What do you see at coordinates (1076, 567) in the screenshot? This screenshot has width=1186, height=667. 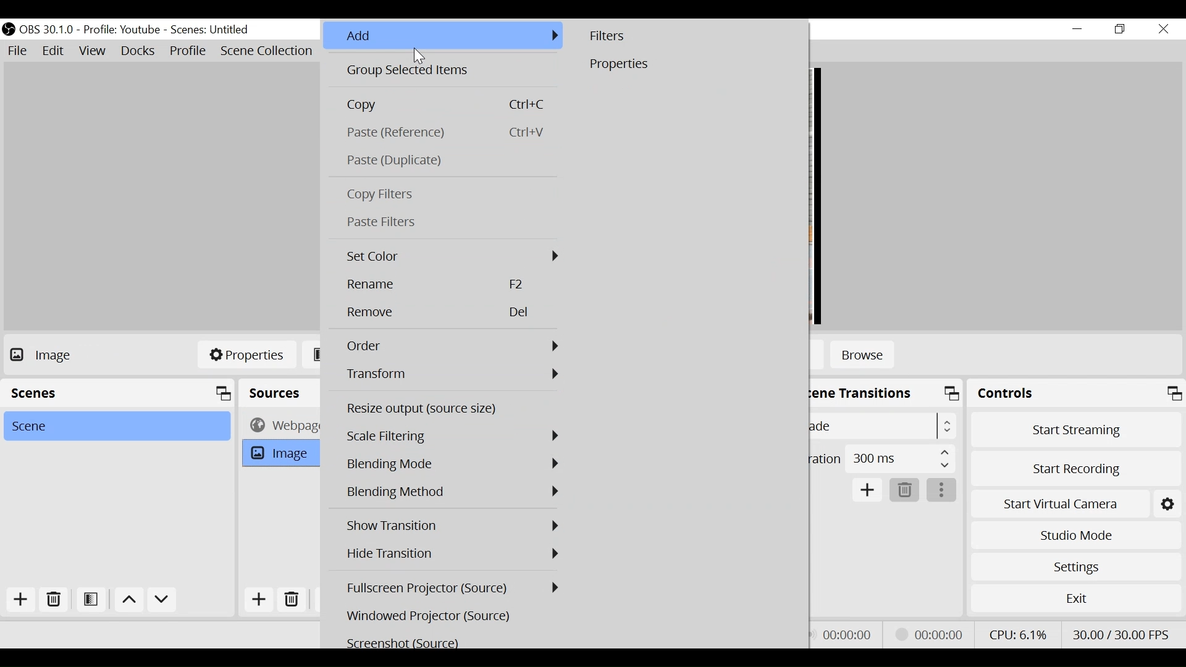 I see `Settings` at bounding box center [1076, 567].